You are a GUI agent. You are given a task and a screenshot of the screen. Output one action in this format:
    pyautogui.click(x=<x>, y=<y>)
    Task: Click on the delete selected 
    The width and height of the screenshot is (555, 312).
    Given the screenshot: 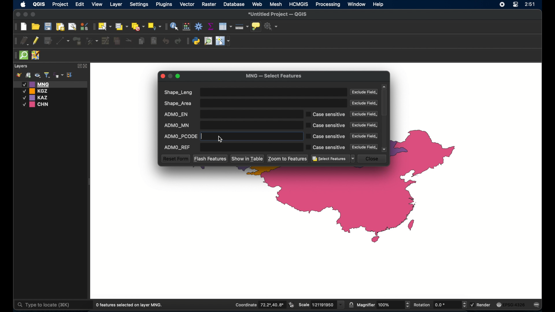 What is the action you would take?
    pyautogui.click(x=118, y=41)
    